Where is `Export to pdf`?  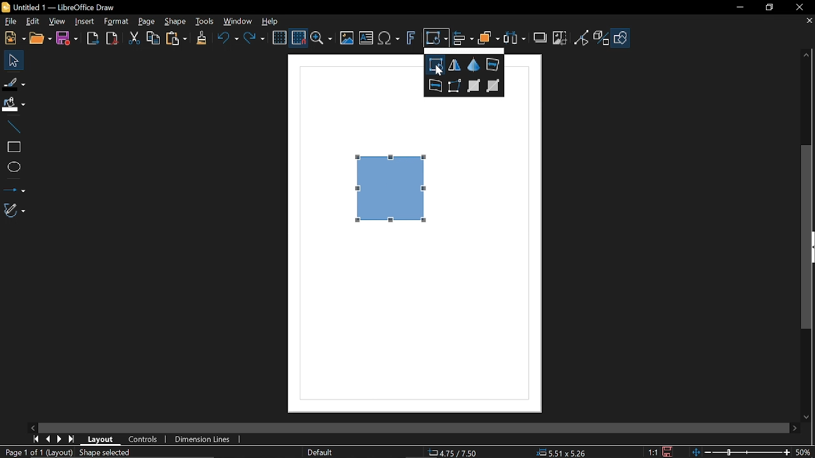 Export to pdf is located at coordinates (111, 38).